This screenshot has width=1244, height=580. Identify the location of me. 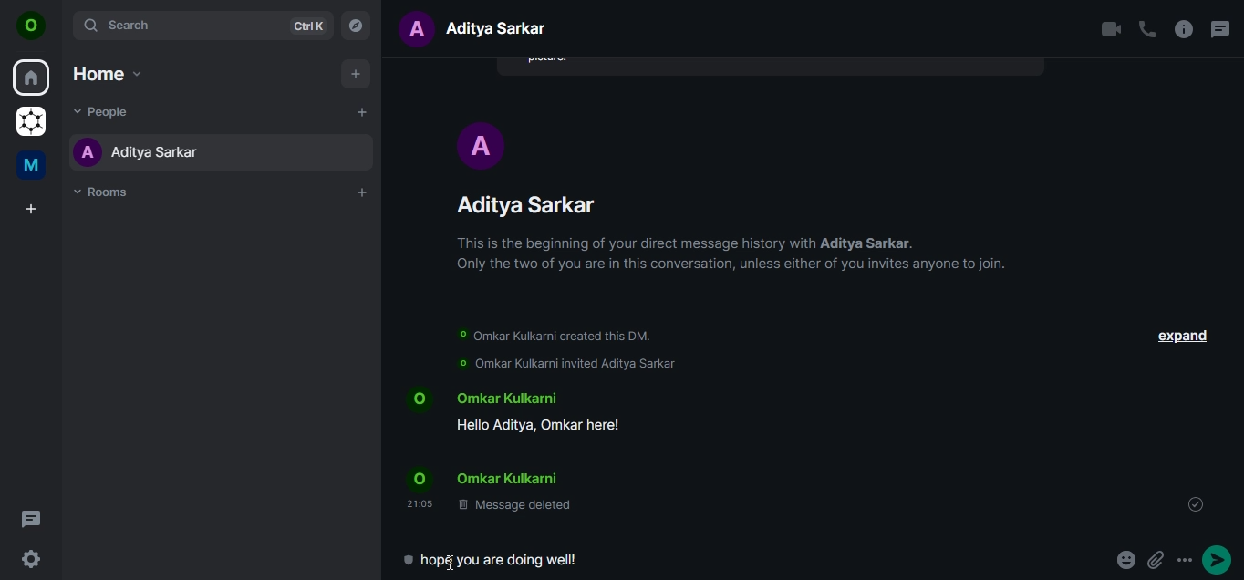
(30, 165).